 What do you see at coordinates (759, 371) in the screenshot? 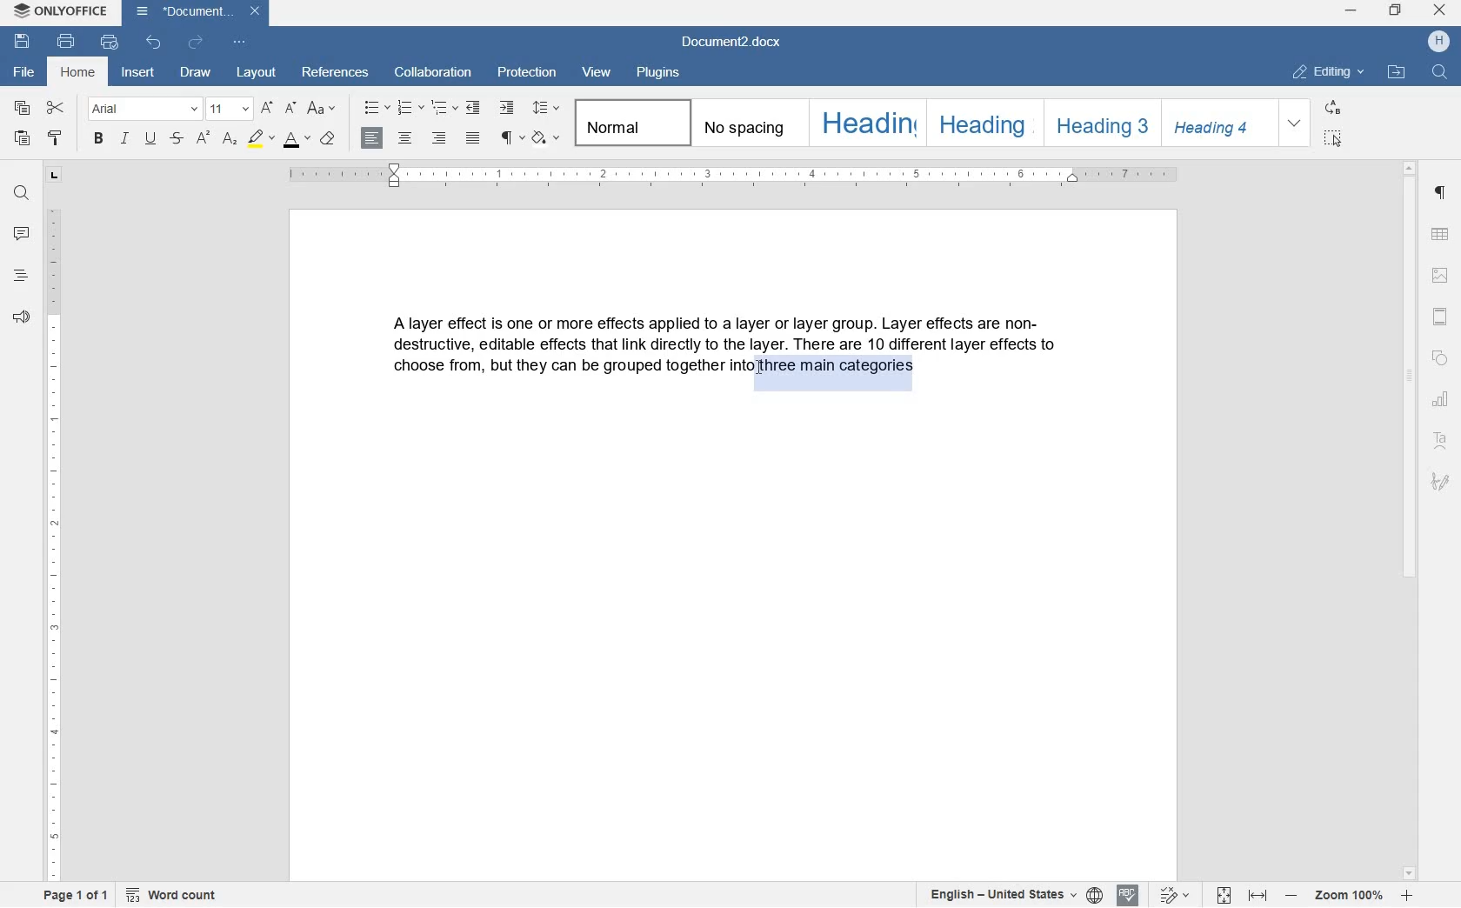
I see `CURSOR` at bounding box center [759, 371].